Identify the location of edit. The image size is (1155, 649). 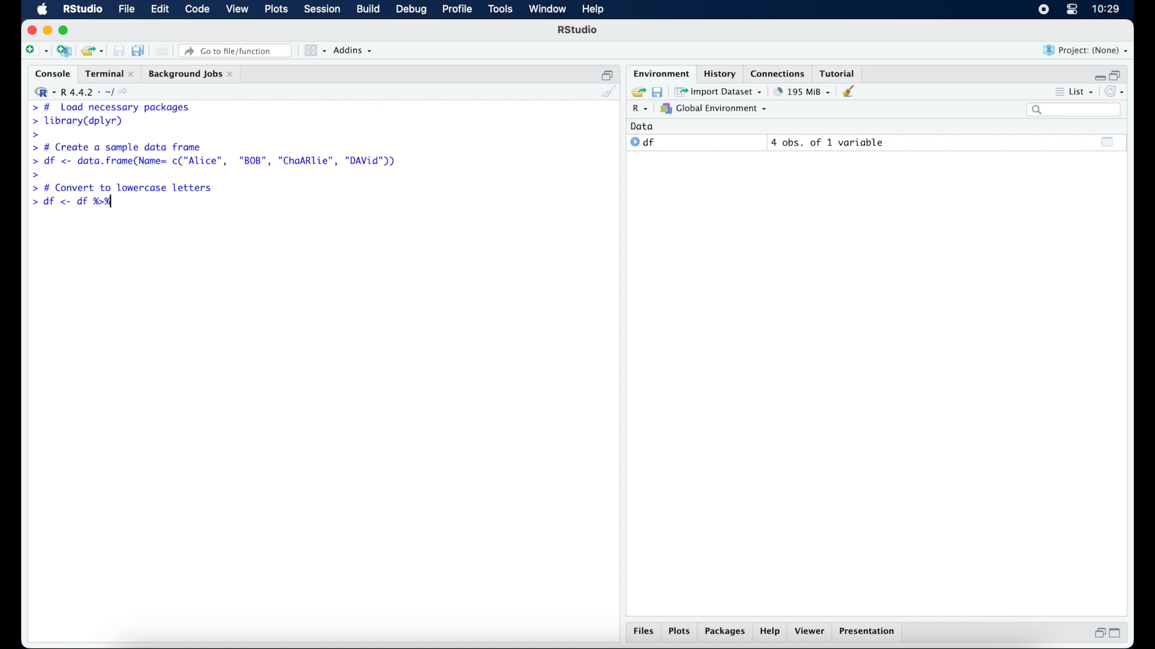
(159, 10).